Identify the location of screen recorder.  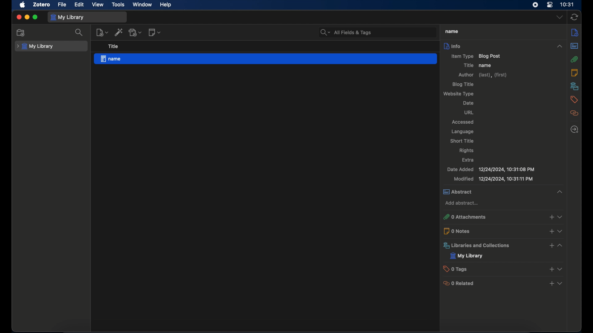
(535, 5).